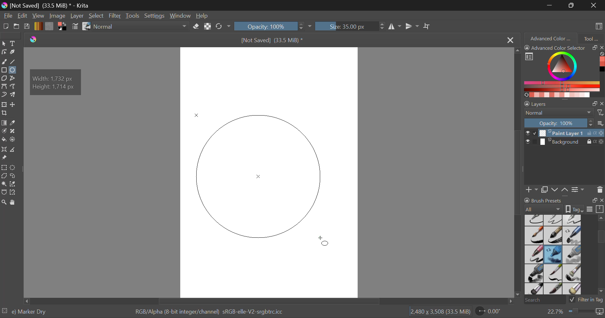  Describe the element at coordinates (4, 105) in the screenshot. I see `Transform a layer` at that location.